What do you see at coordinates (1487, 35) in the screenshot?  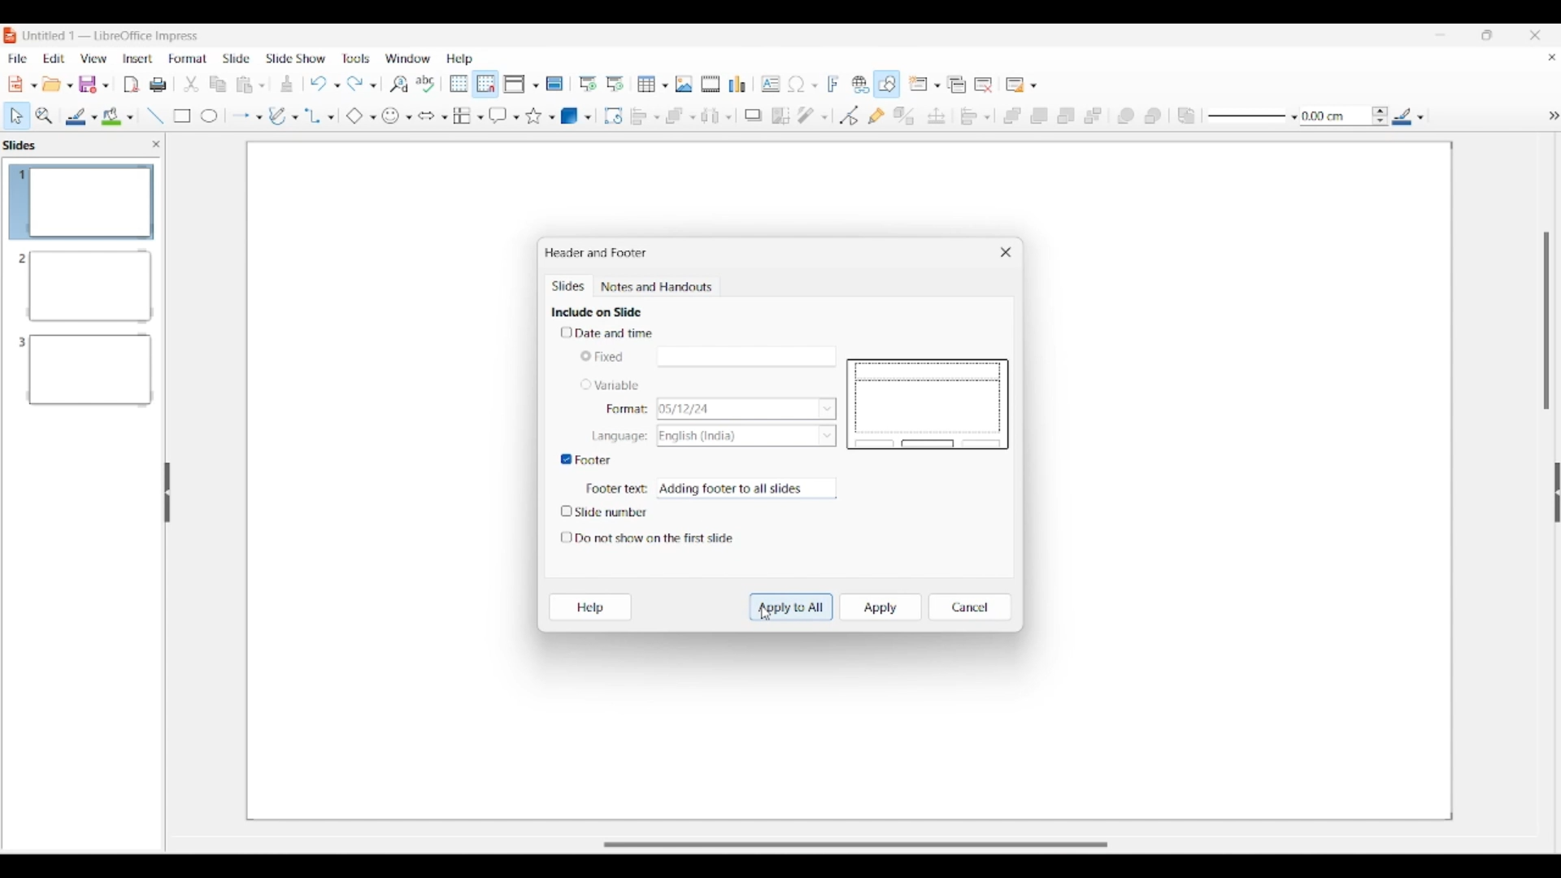 I see `Show in smaller tab` at bounding box center [1487, 35].